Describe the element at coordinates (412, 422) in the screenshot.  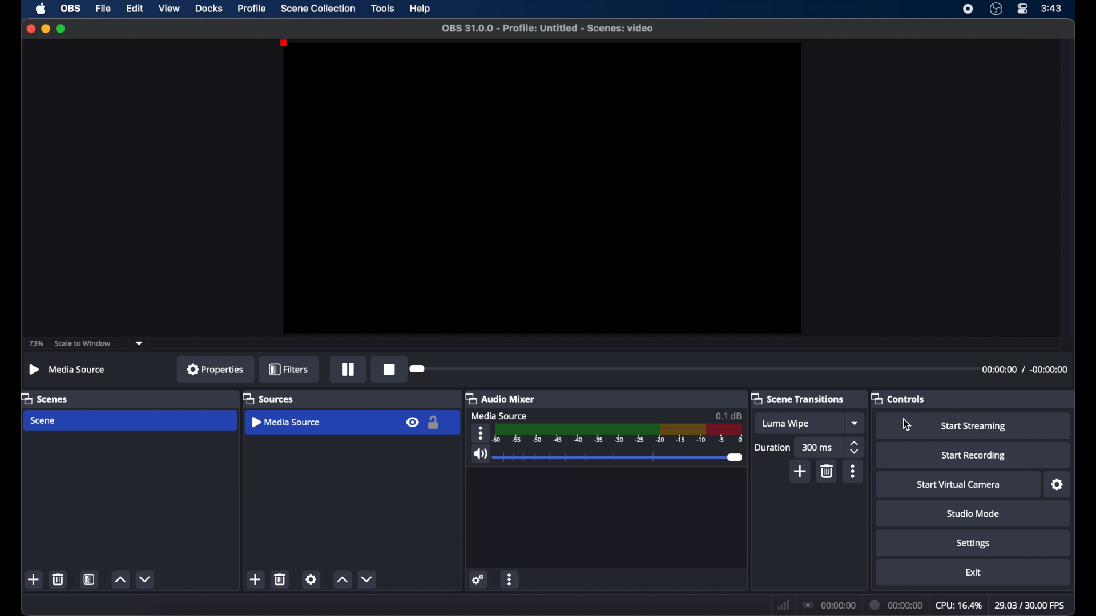
I see `visbility icon` at that location.